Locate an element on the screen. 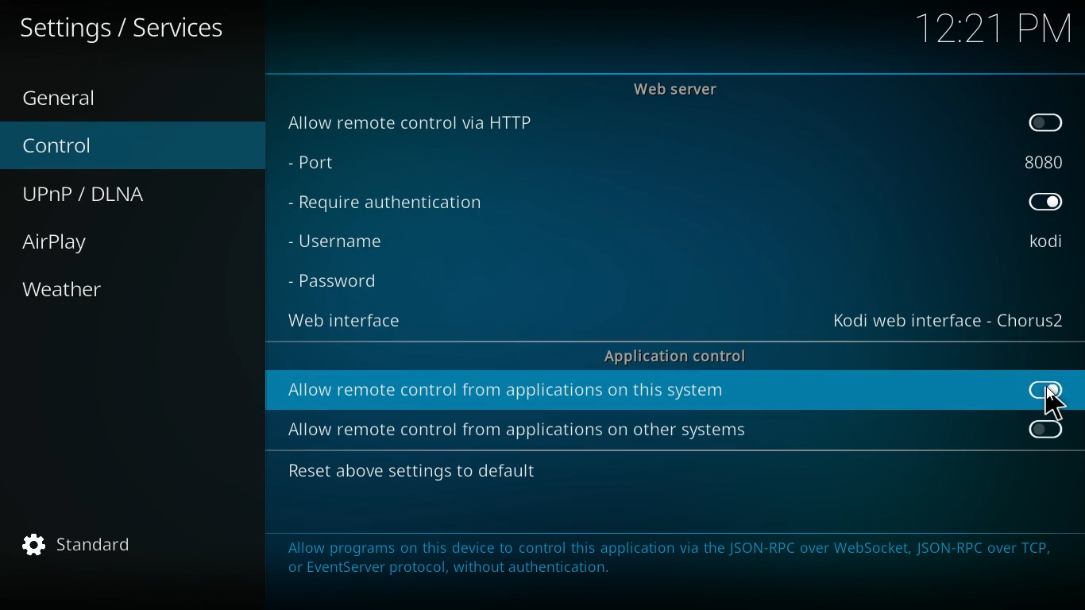  weather is located at coordinates (135, 290).